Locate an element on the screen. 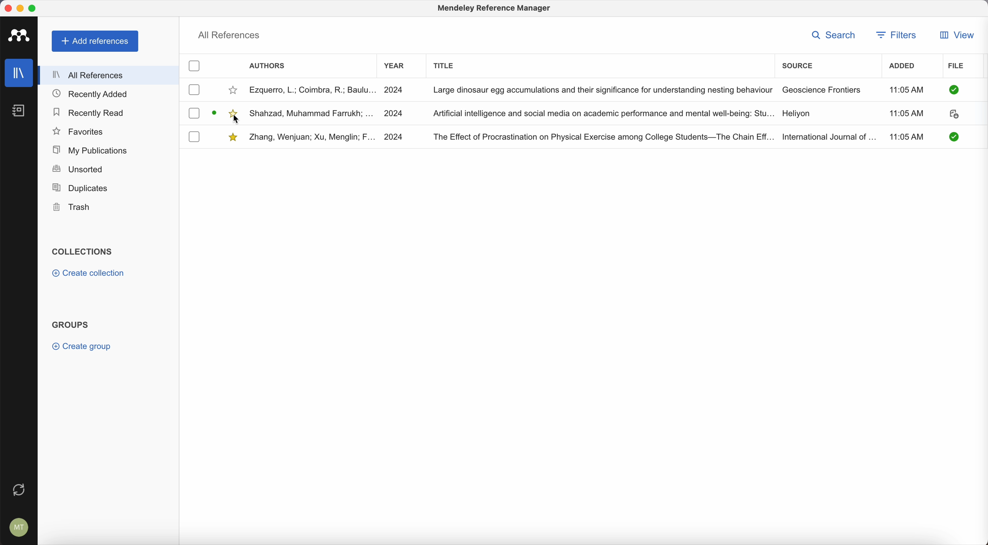  Large dinosaur egg accumulations and their significance for understanding nesting behaviour is located at coordinates (602, 89).